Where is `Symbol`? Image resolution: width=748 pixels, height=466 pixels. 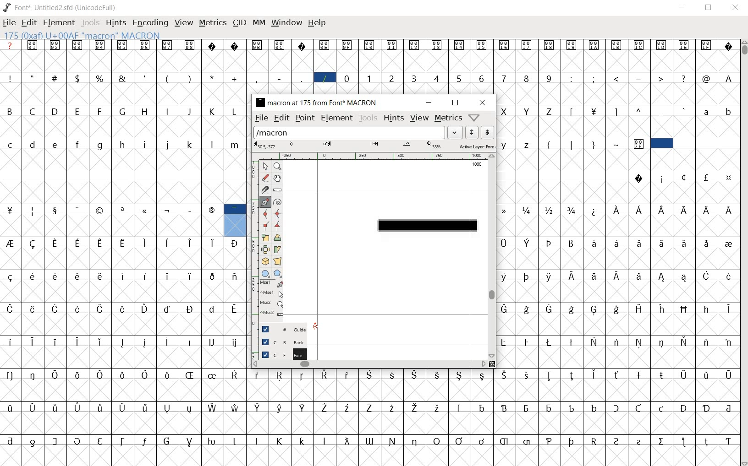 Symbol is located at coordinates (505, 276).